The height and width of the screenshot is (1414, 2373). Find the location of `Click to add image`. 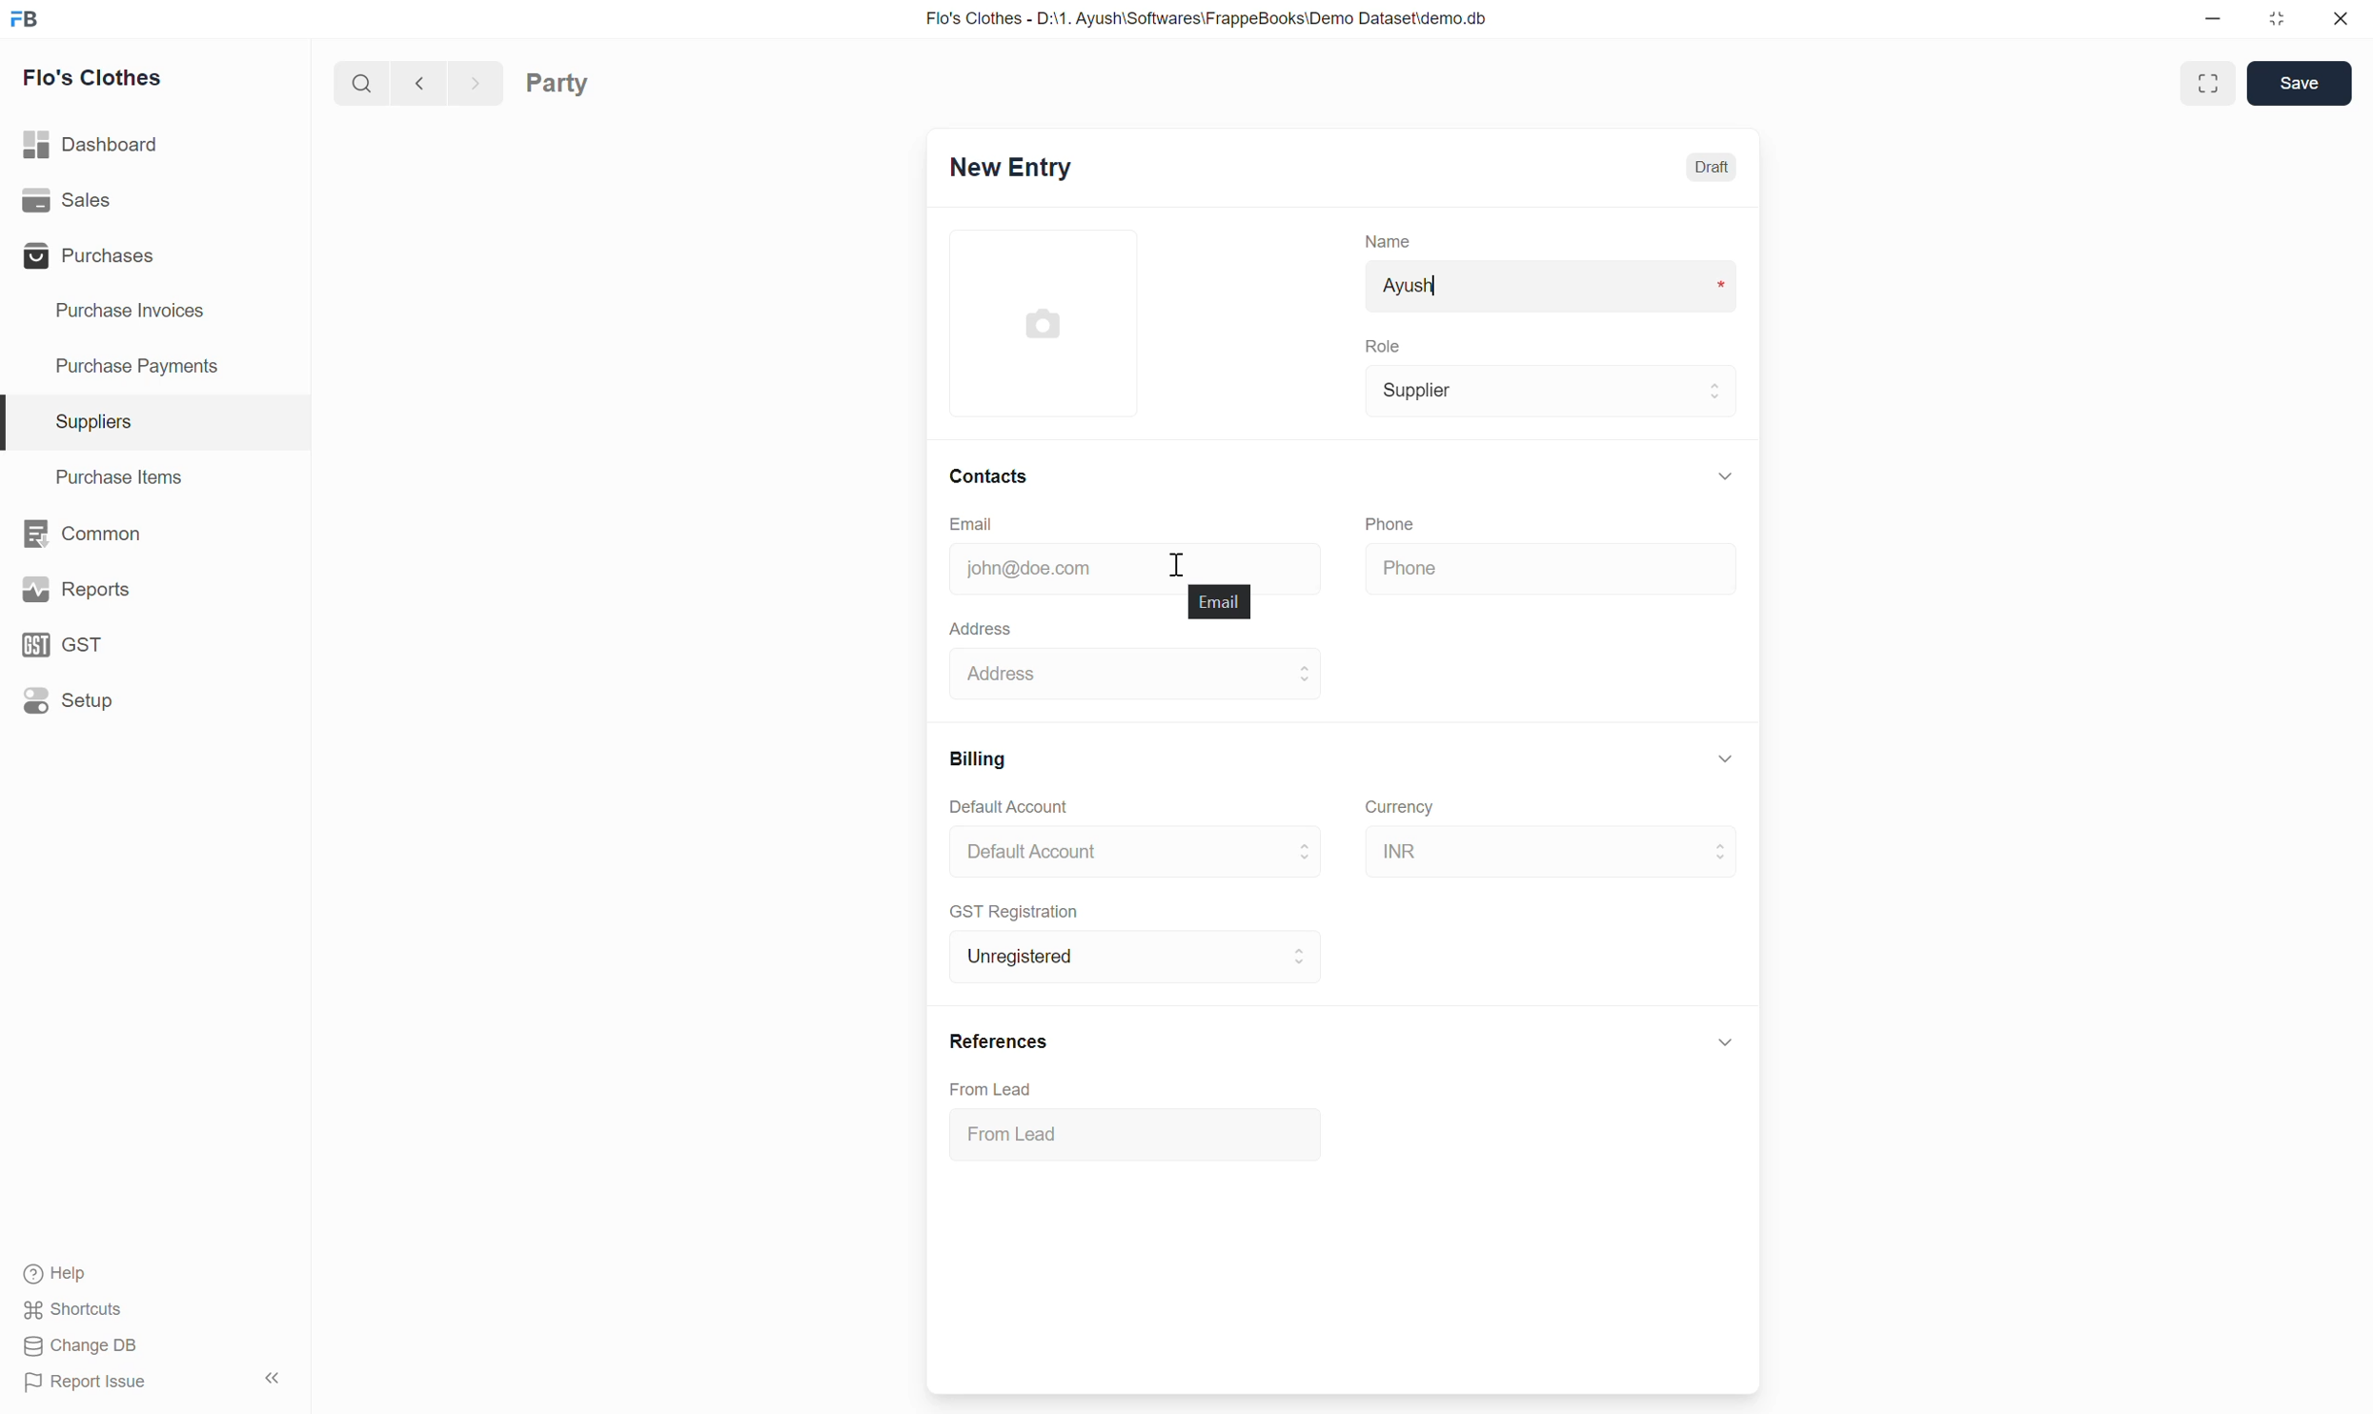

Click to add image is located at coordinates (1044, 322).